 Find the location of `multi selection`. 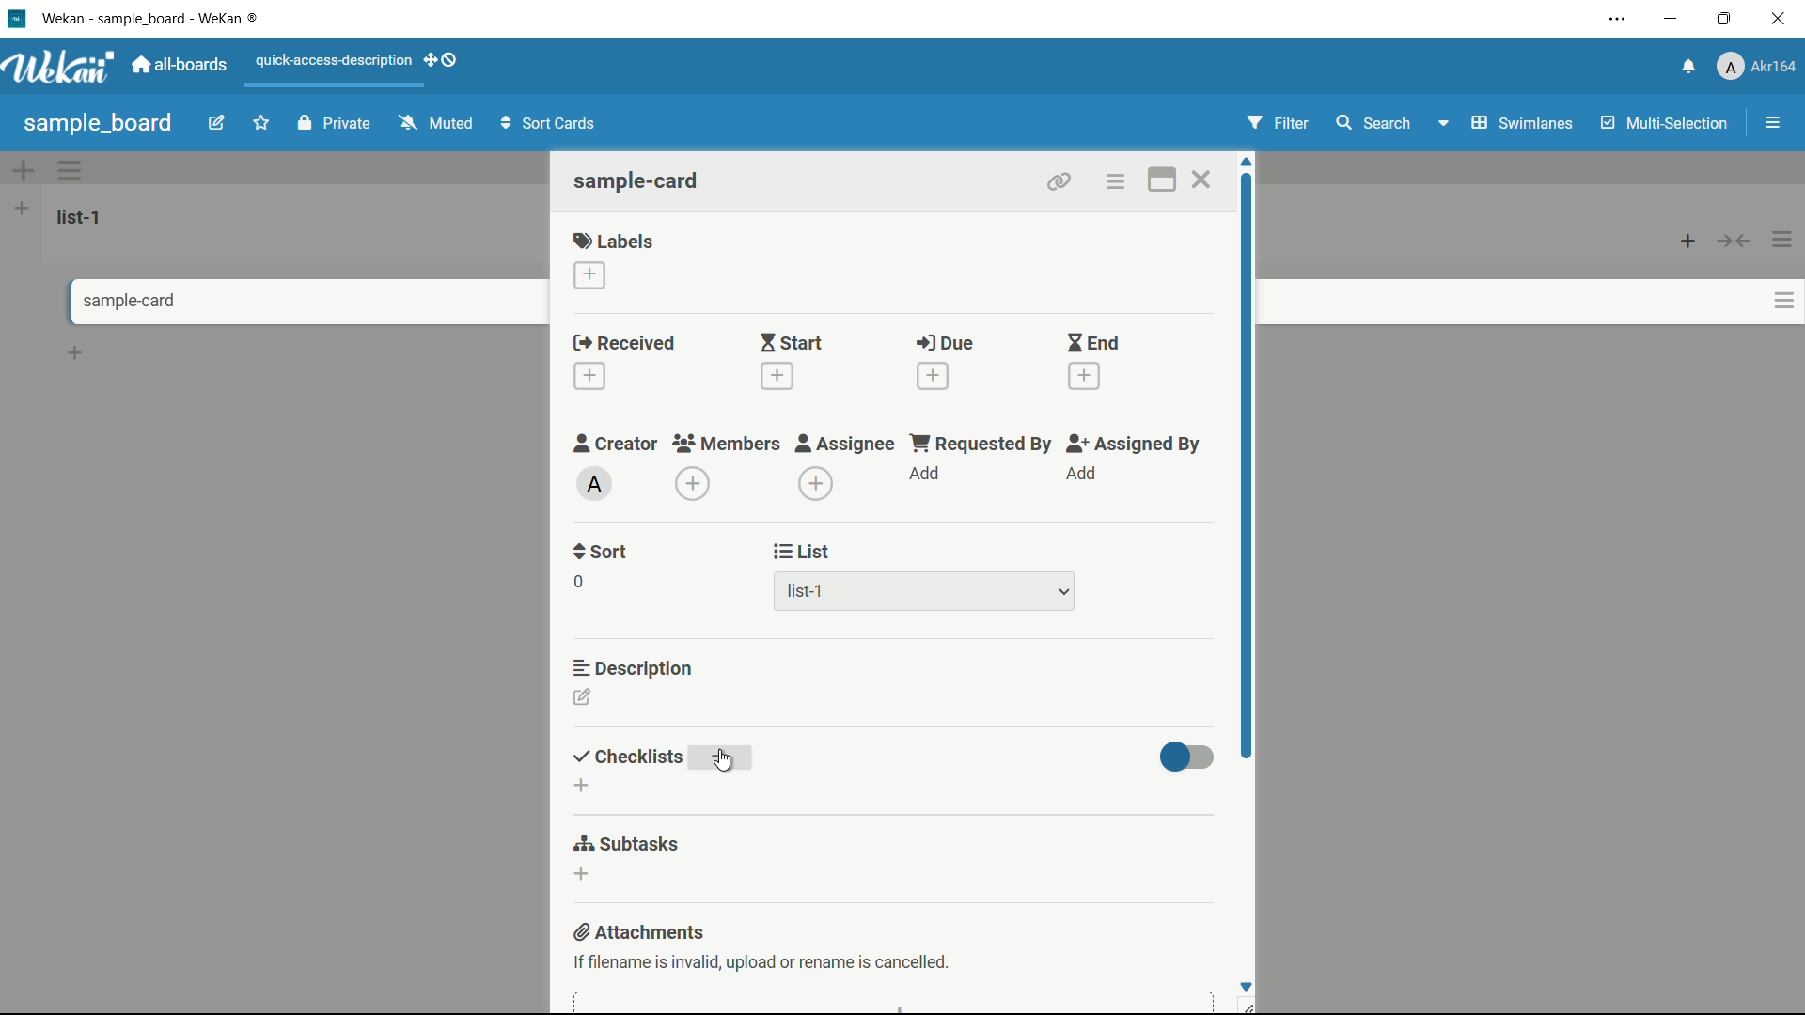

multi selection is located at coordinates (1667, 125).